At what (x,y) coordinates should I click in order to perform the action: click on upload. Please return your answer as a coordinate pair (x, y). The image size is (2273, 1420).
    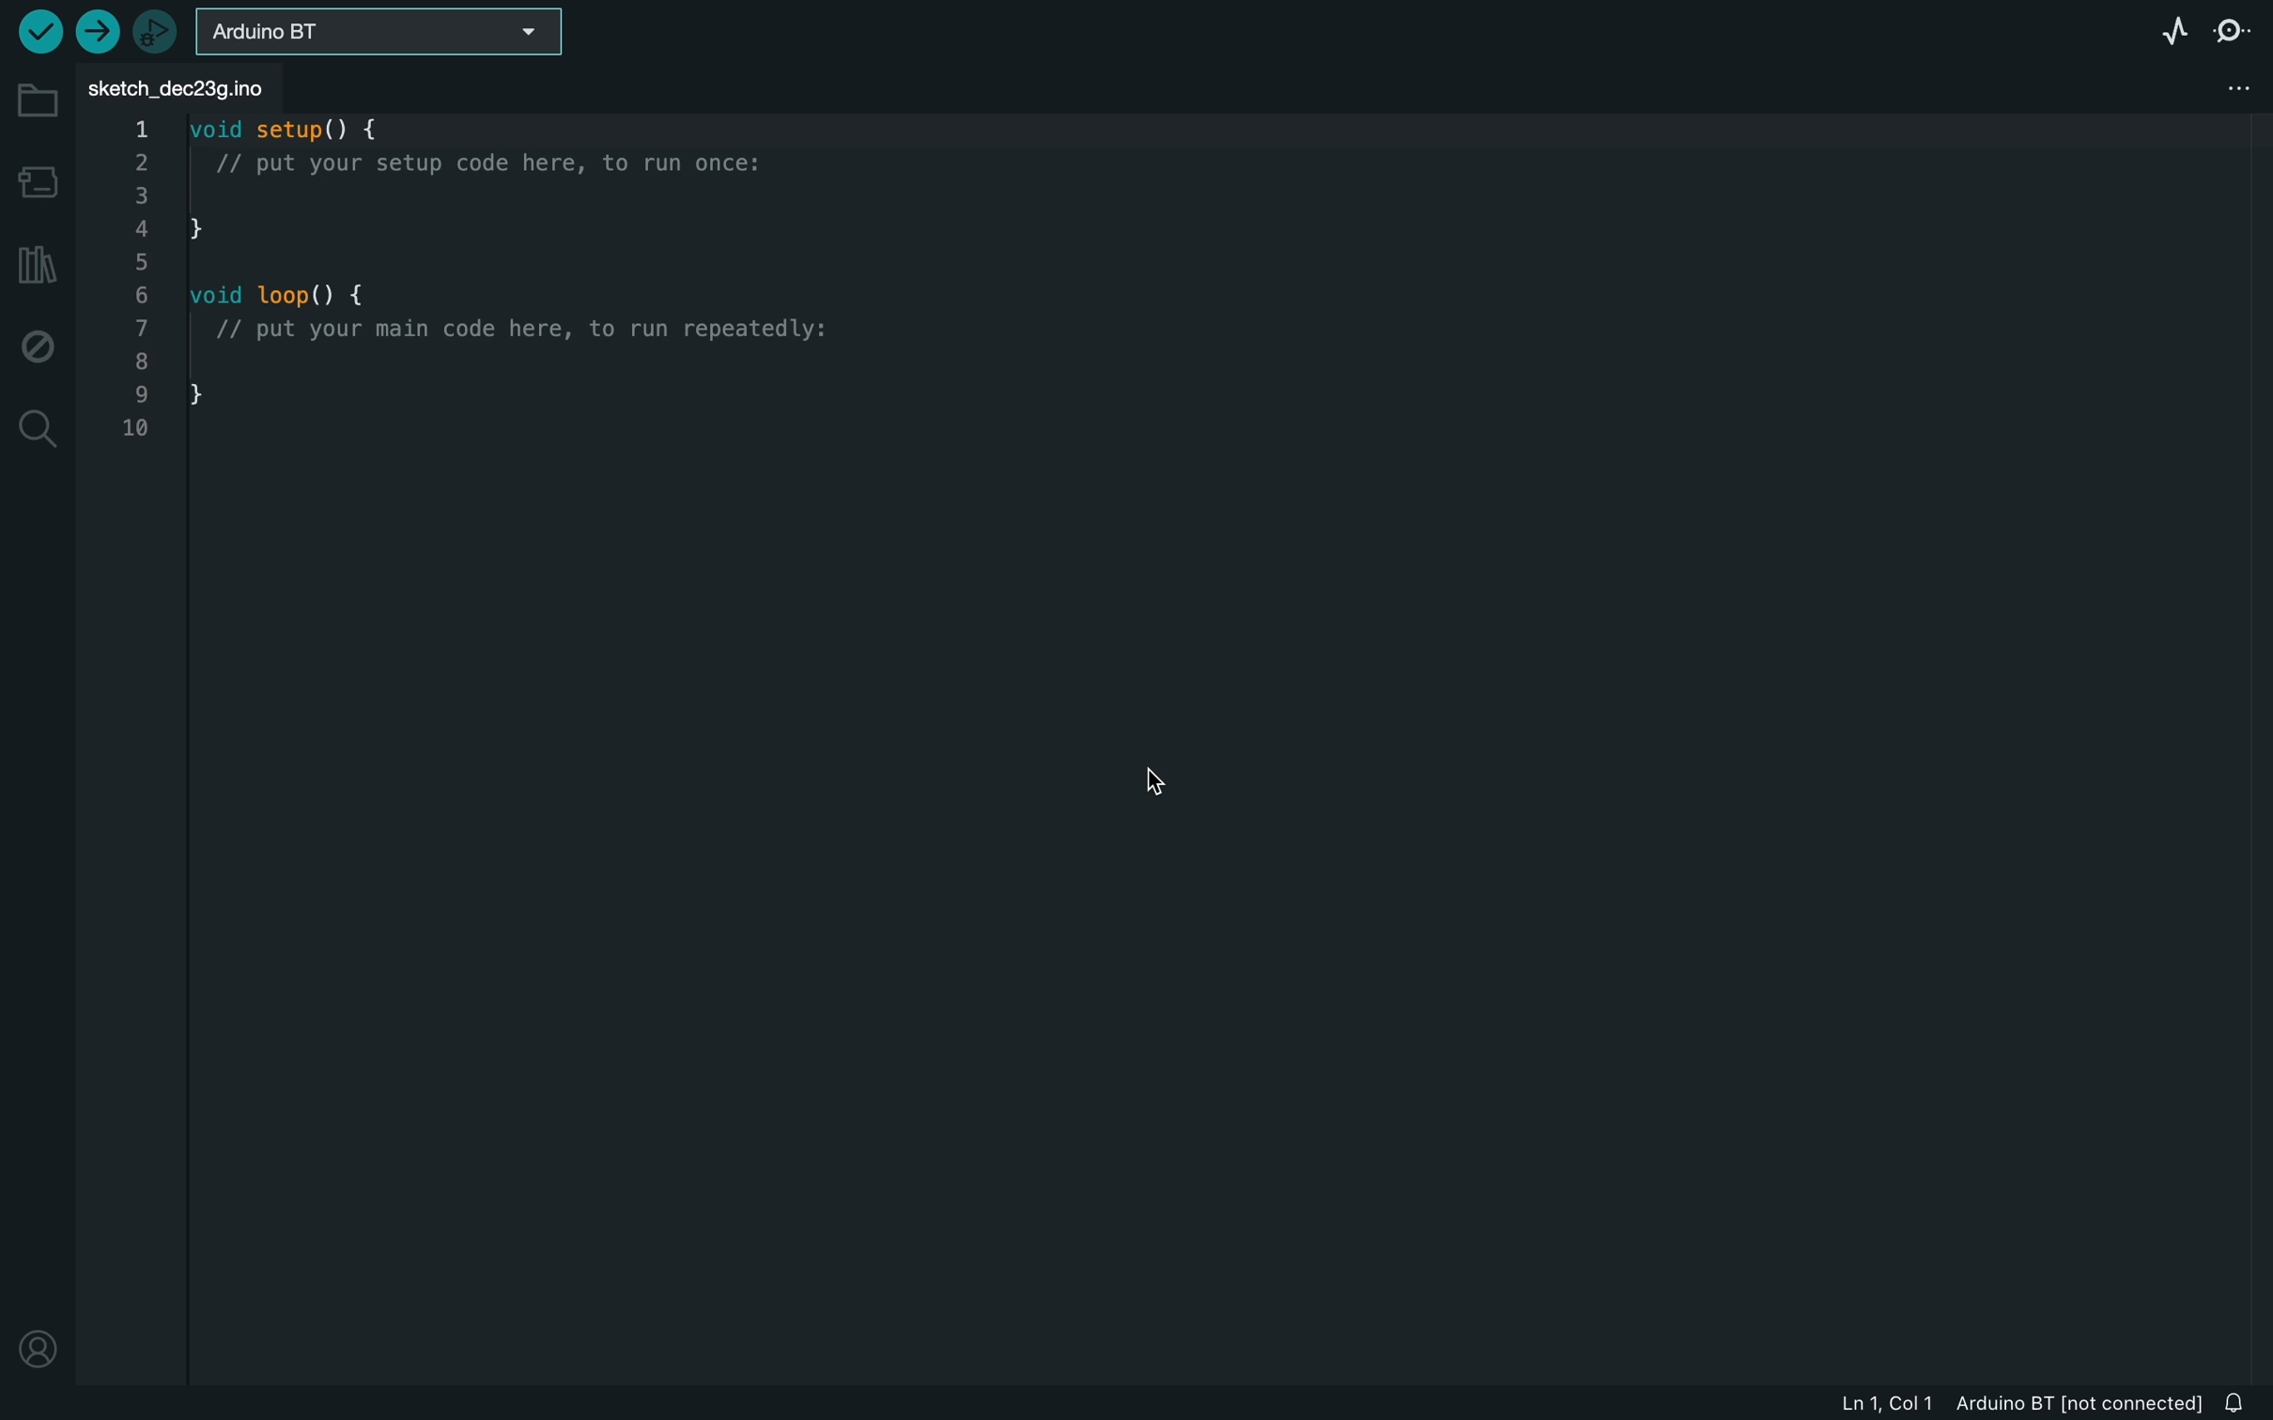
    Looking at the image, I should click on (96, 29).